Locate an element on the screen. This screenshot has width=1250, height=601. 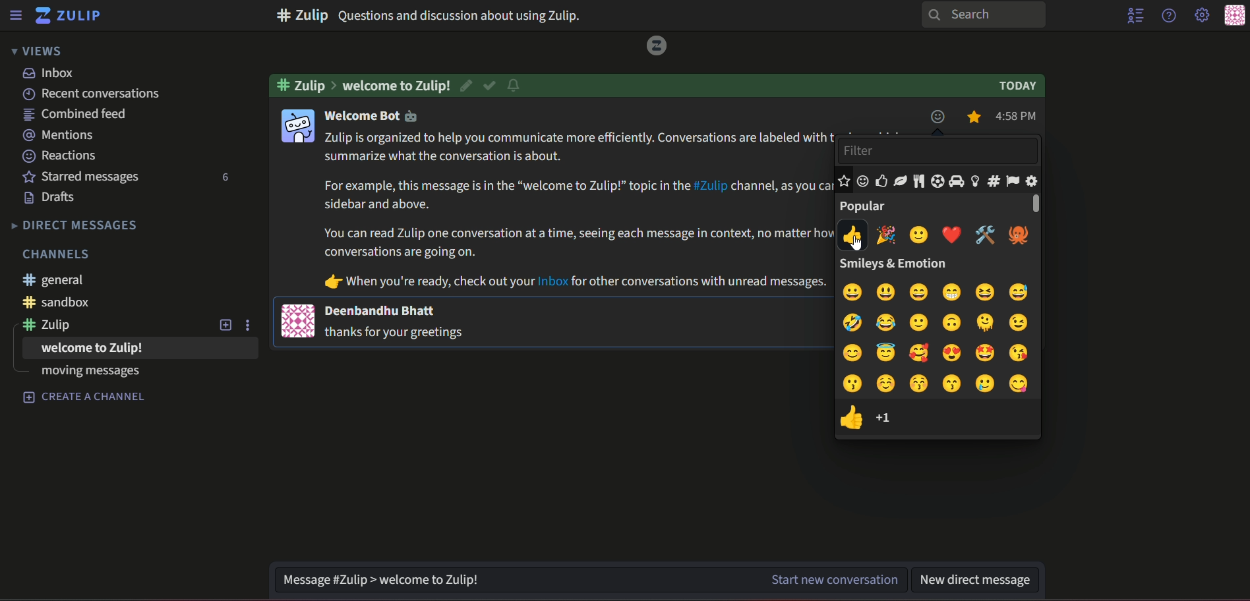
Welcome to zulip is located at coordinates (92, 348).